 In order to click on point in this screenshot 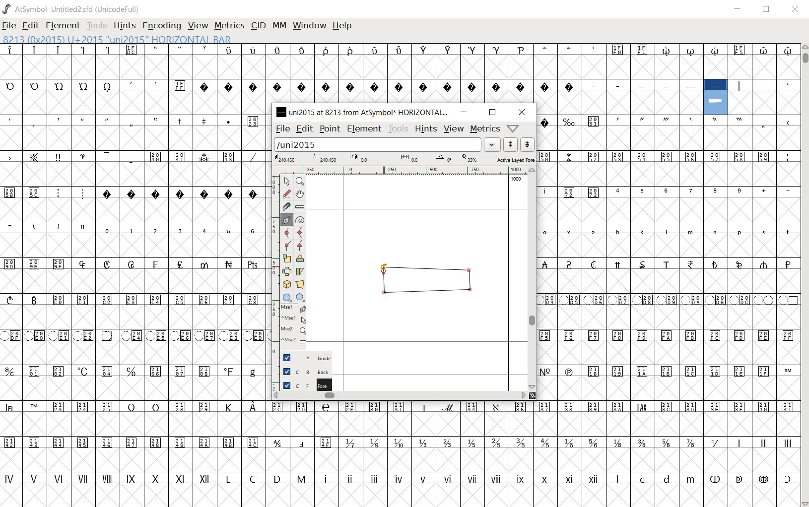, I will do `click(331, 130)`.